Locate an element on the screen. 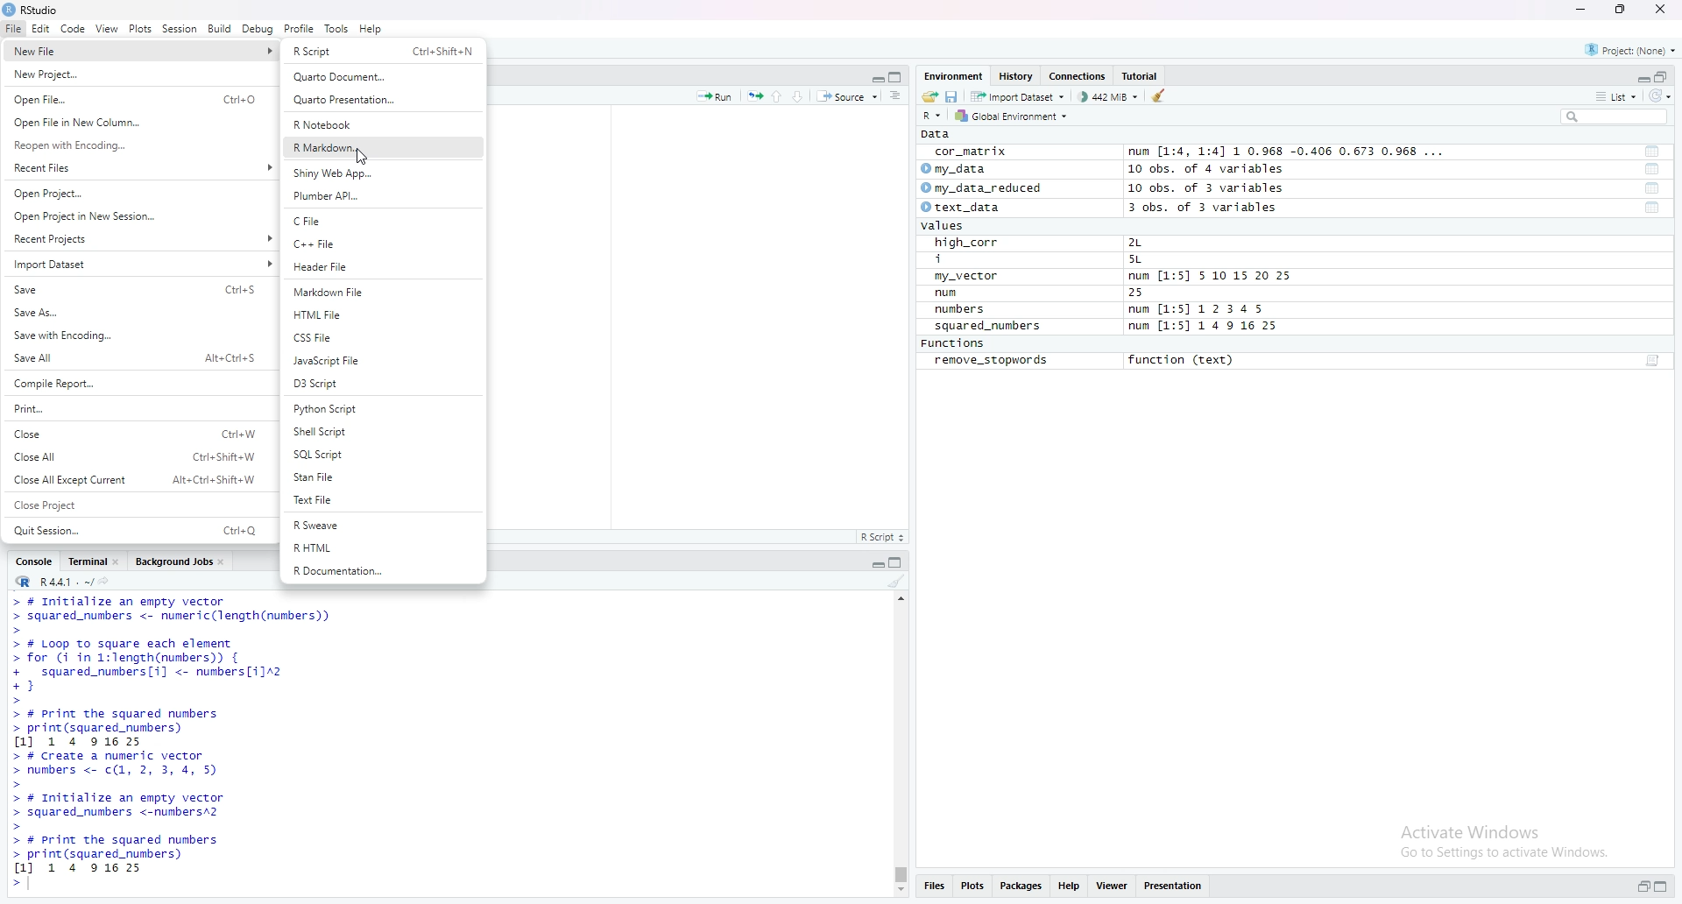 The image size is (1682, 904). Shell Script is located at coordinates (380, 431).